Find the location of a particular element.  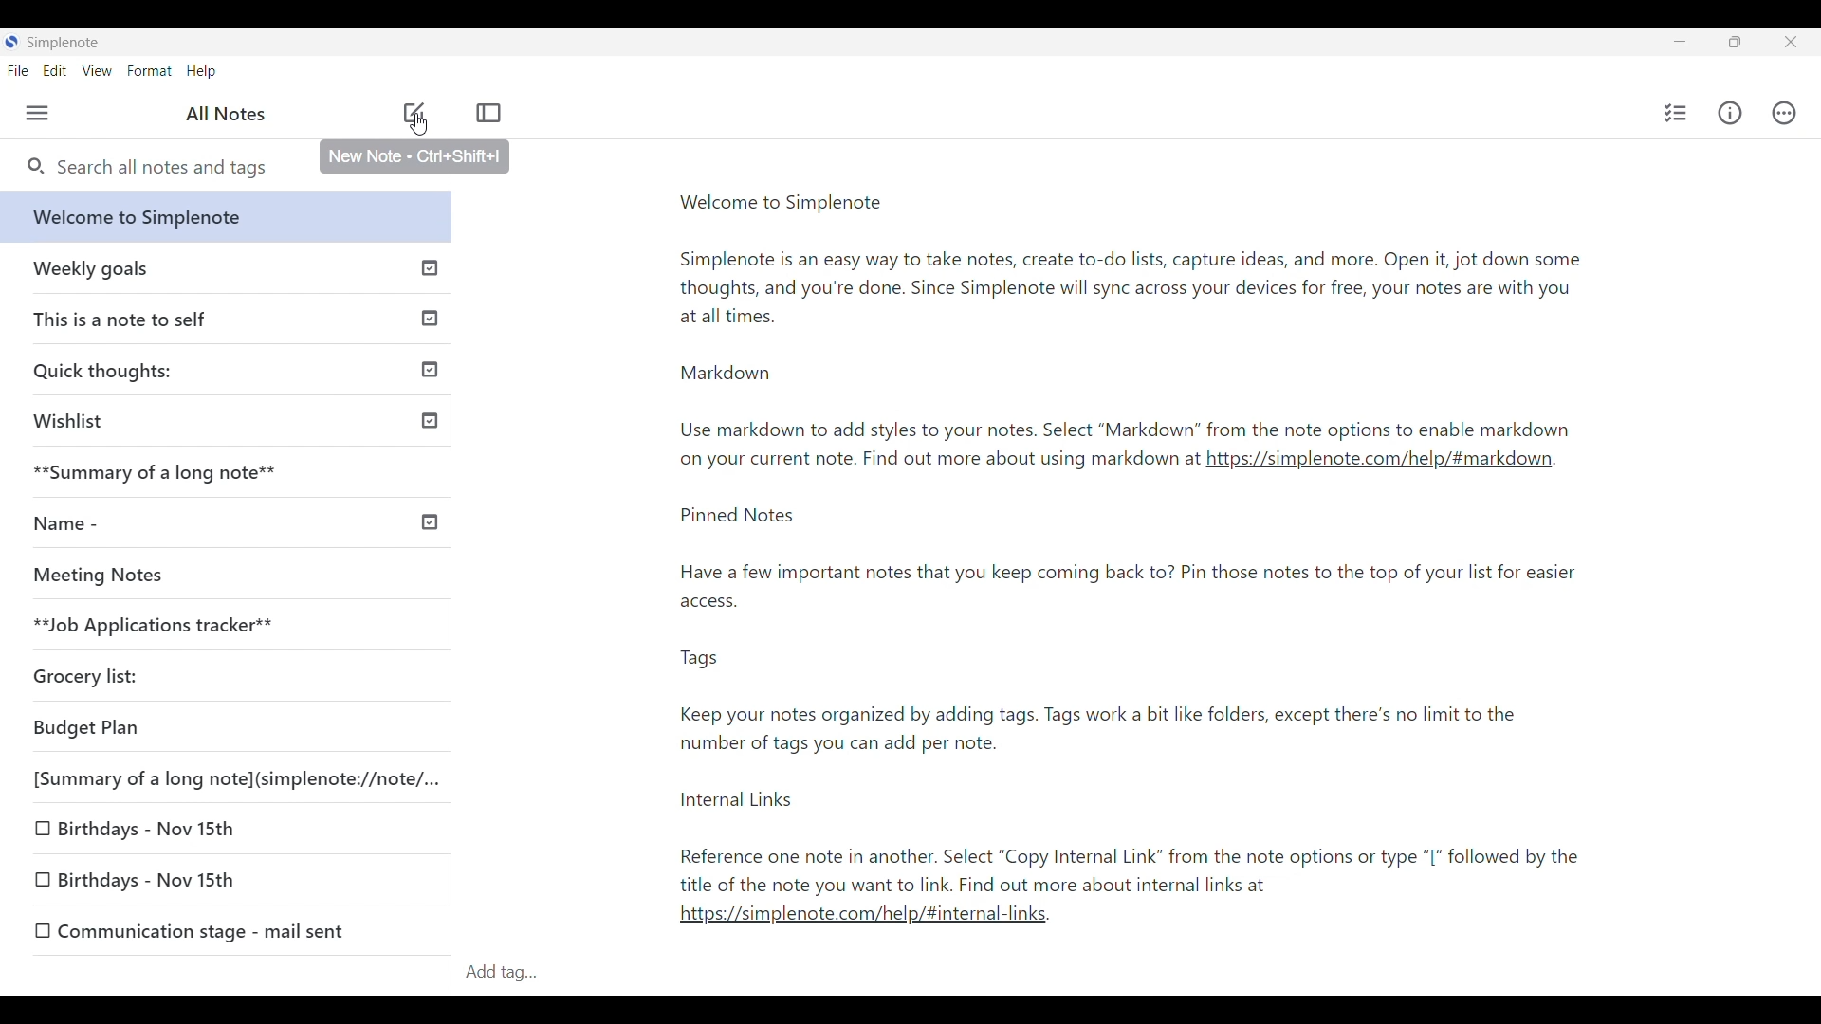

Published note, indicated by check icon is located at coordinates (235, 520).